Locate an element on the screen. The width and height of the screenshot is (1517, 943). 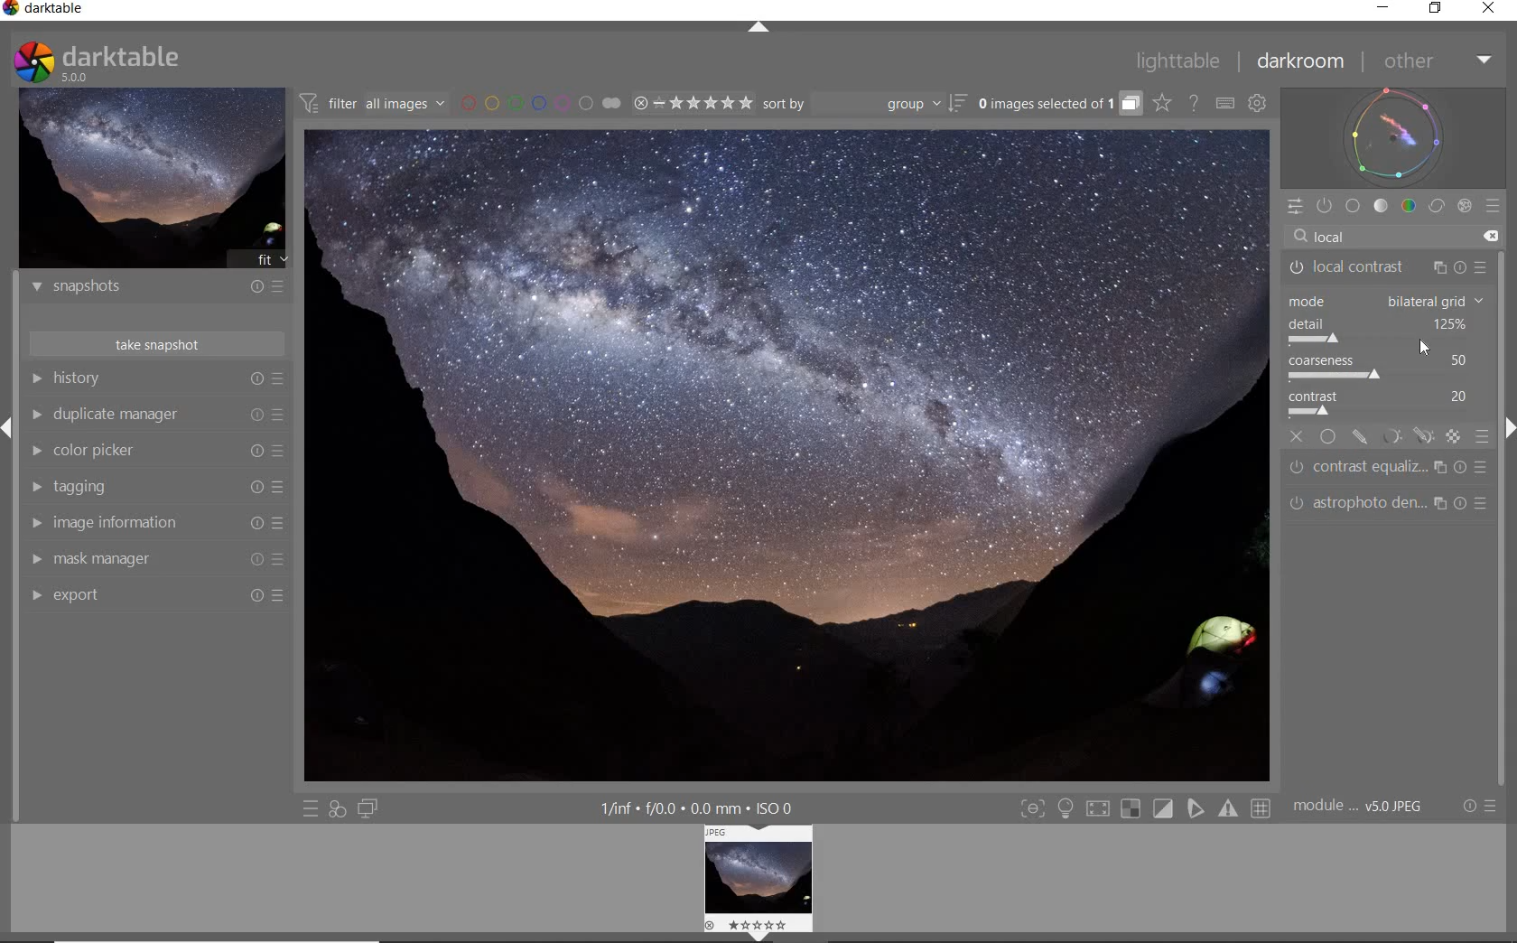
image information is located at coordinates (130, 522).